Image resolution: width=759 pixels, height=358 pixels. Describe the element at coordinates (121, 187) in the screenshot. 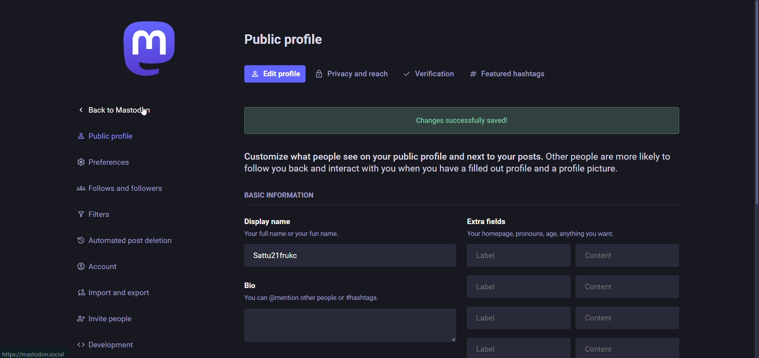

I see `followers and follows` at that location.